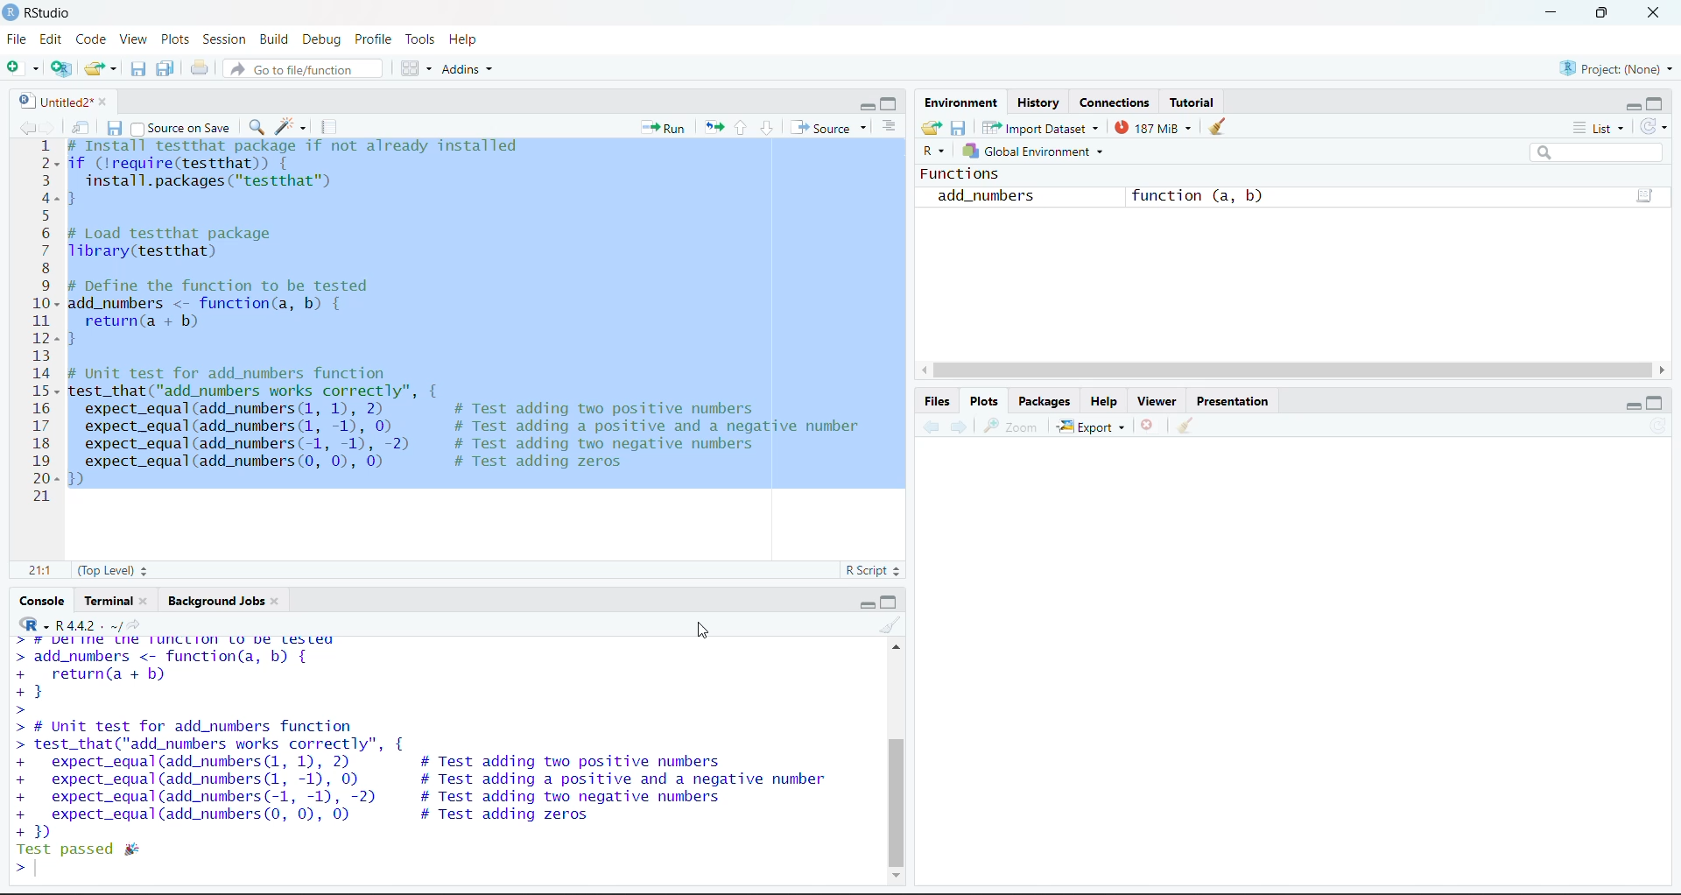 Image resolution: width=1681 pixels, height=895 pixels. Describe the element at coordinates (110, 569) in the screenshot. I see `(Top Level)` at that location.